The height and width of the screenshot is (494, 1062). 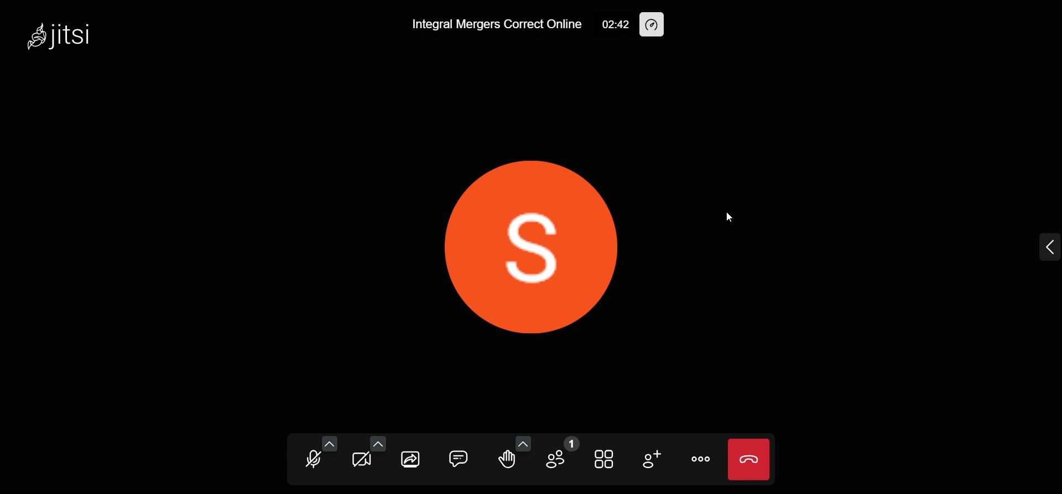 What do you see at coordinates (378, 442) in the screenshot?
I see `video setting` at bounding box center [378, 442].